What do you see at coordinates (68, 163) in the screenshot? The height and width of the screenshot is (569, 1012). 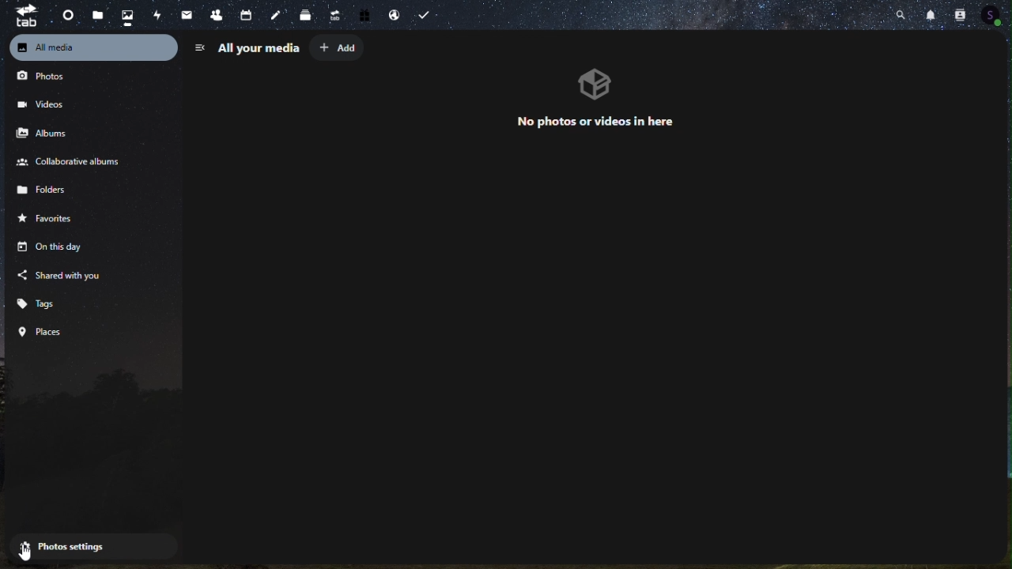 I see `Collaborative albums` at bounding box center [68, 163].